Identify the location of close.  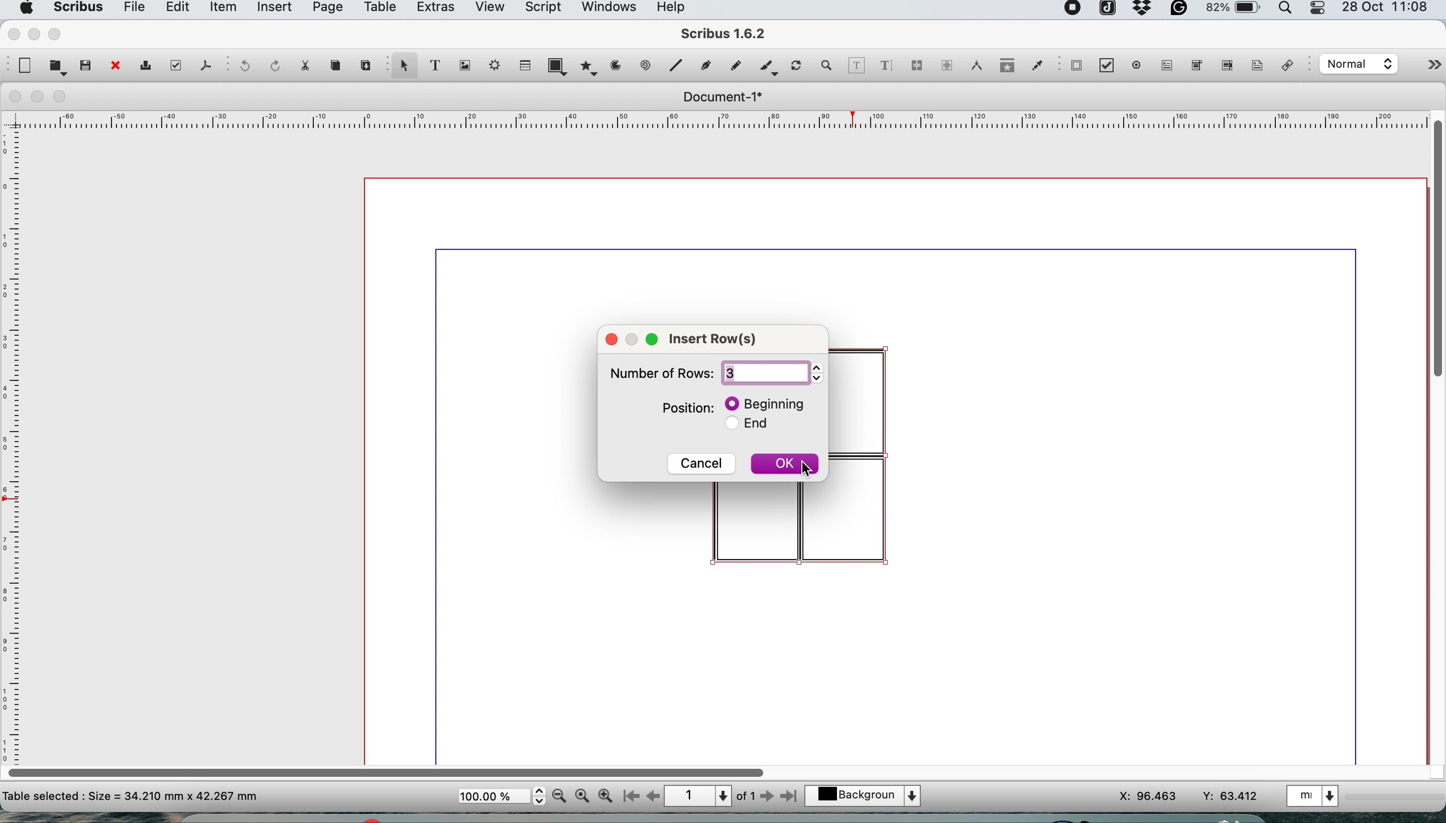
(12, 97).